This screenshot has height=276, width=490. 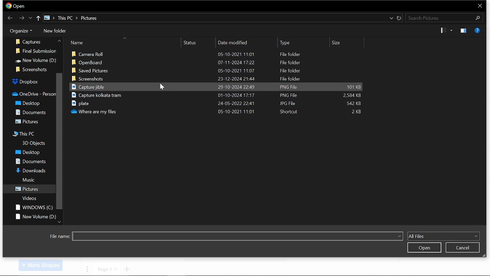 What do you see at coordinates (217, 62) in the screenshot?
I see `files` at bounding box center [217, 62].